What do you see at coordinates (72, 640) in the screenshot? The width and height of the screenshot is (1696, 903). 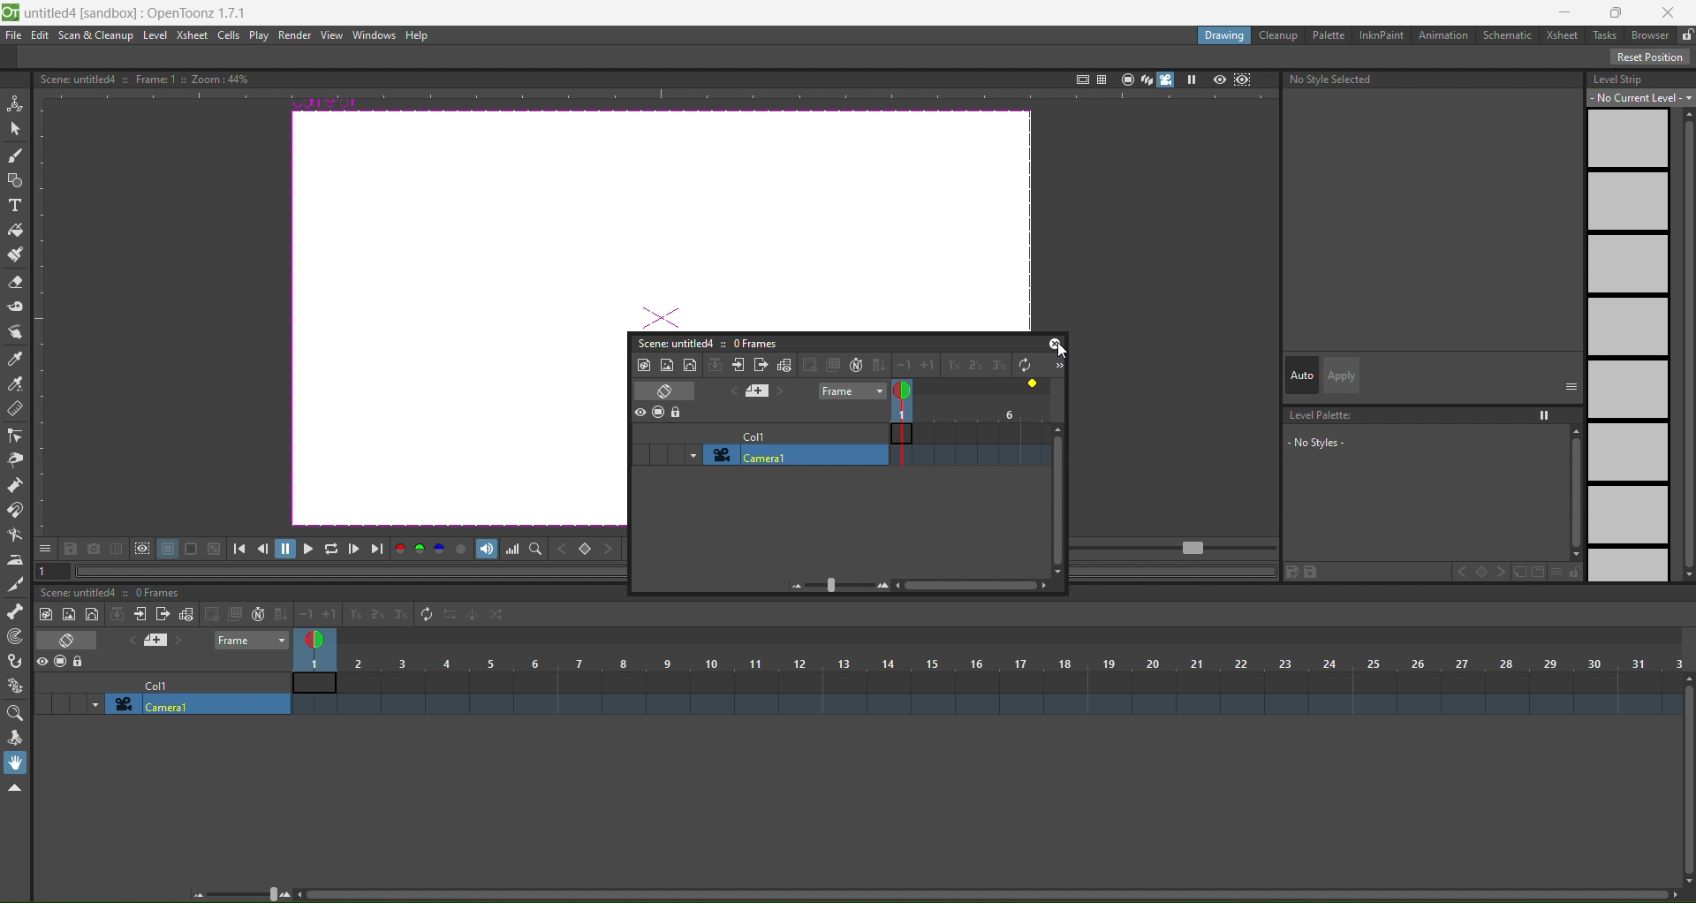 I see `toggle xsheet` at bounding box center [72, 640].